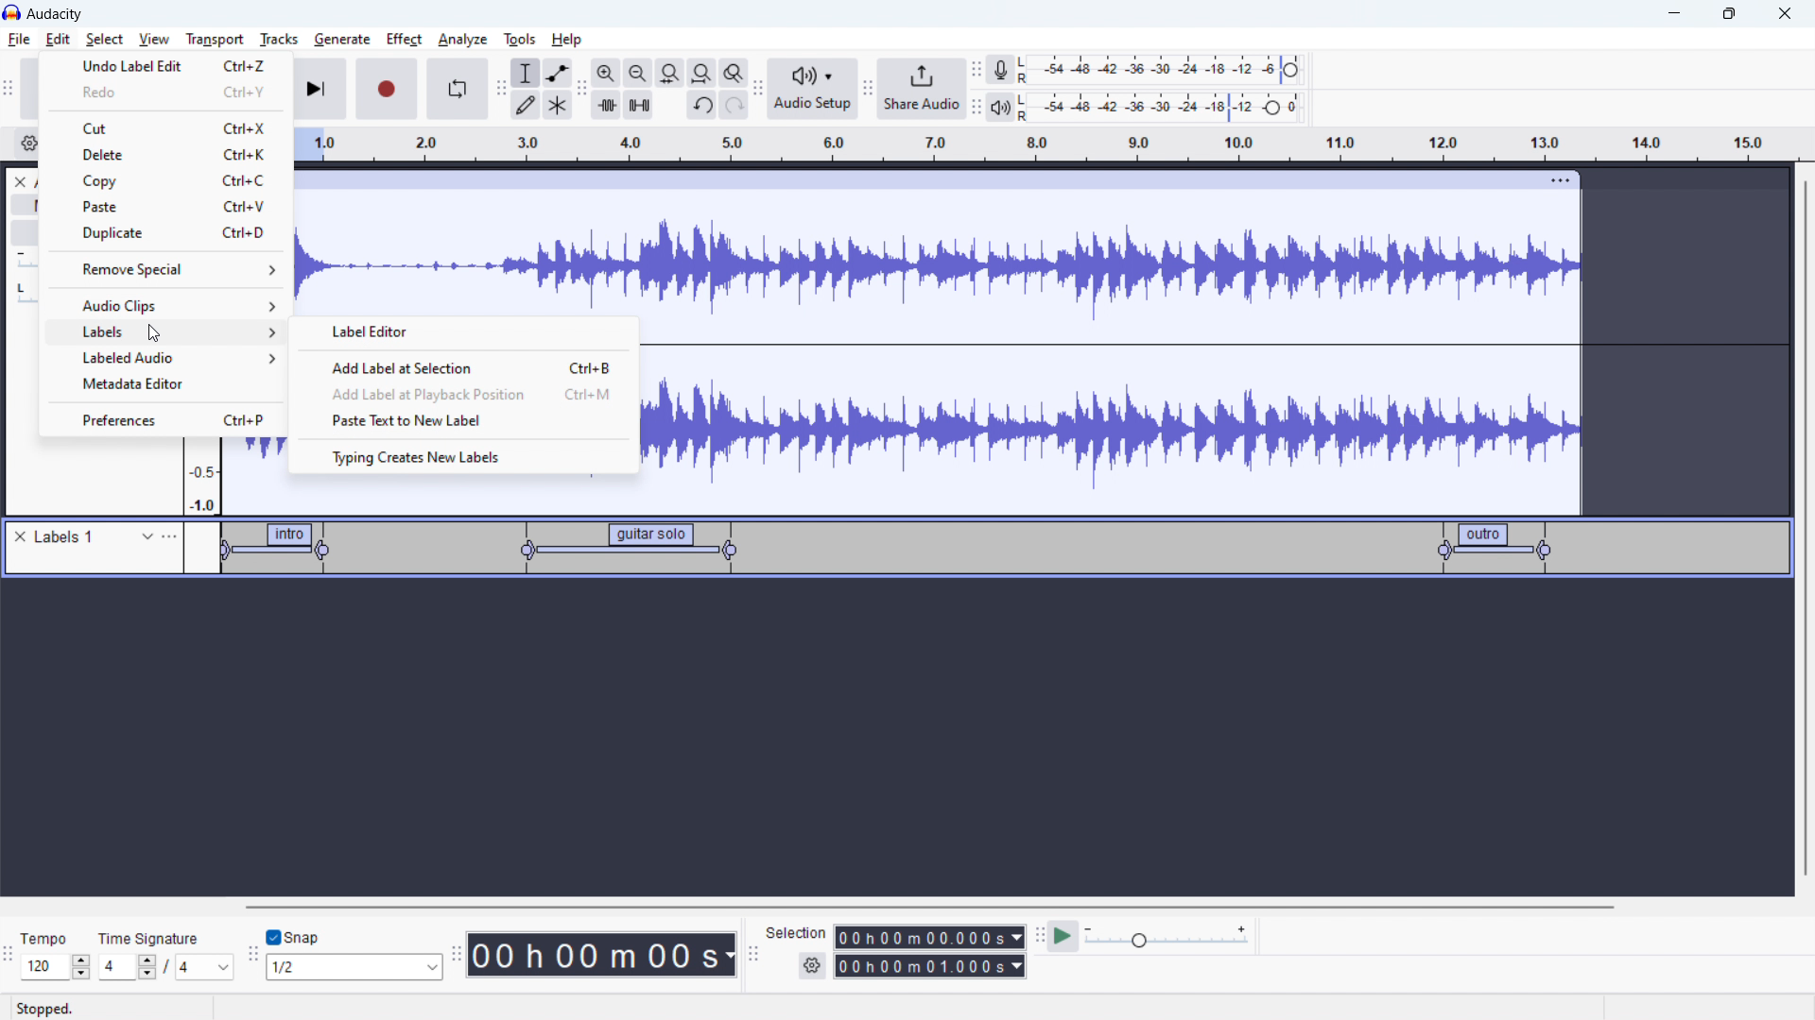 This screenshot has height=1020, width=1815. Describe the element at coordinates (461, 366) in the screenshot. I see `add label at selection` at that location.